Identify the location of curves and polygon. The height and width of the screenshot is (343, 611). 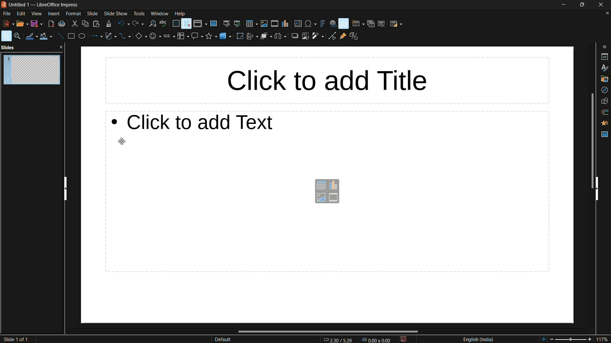
(110, 36).